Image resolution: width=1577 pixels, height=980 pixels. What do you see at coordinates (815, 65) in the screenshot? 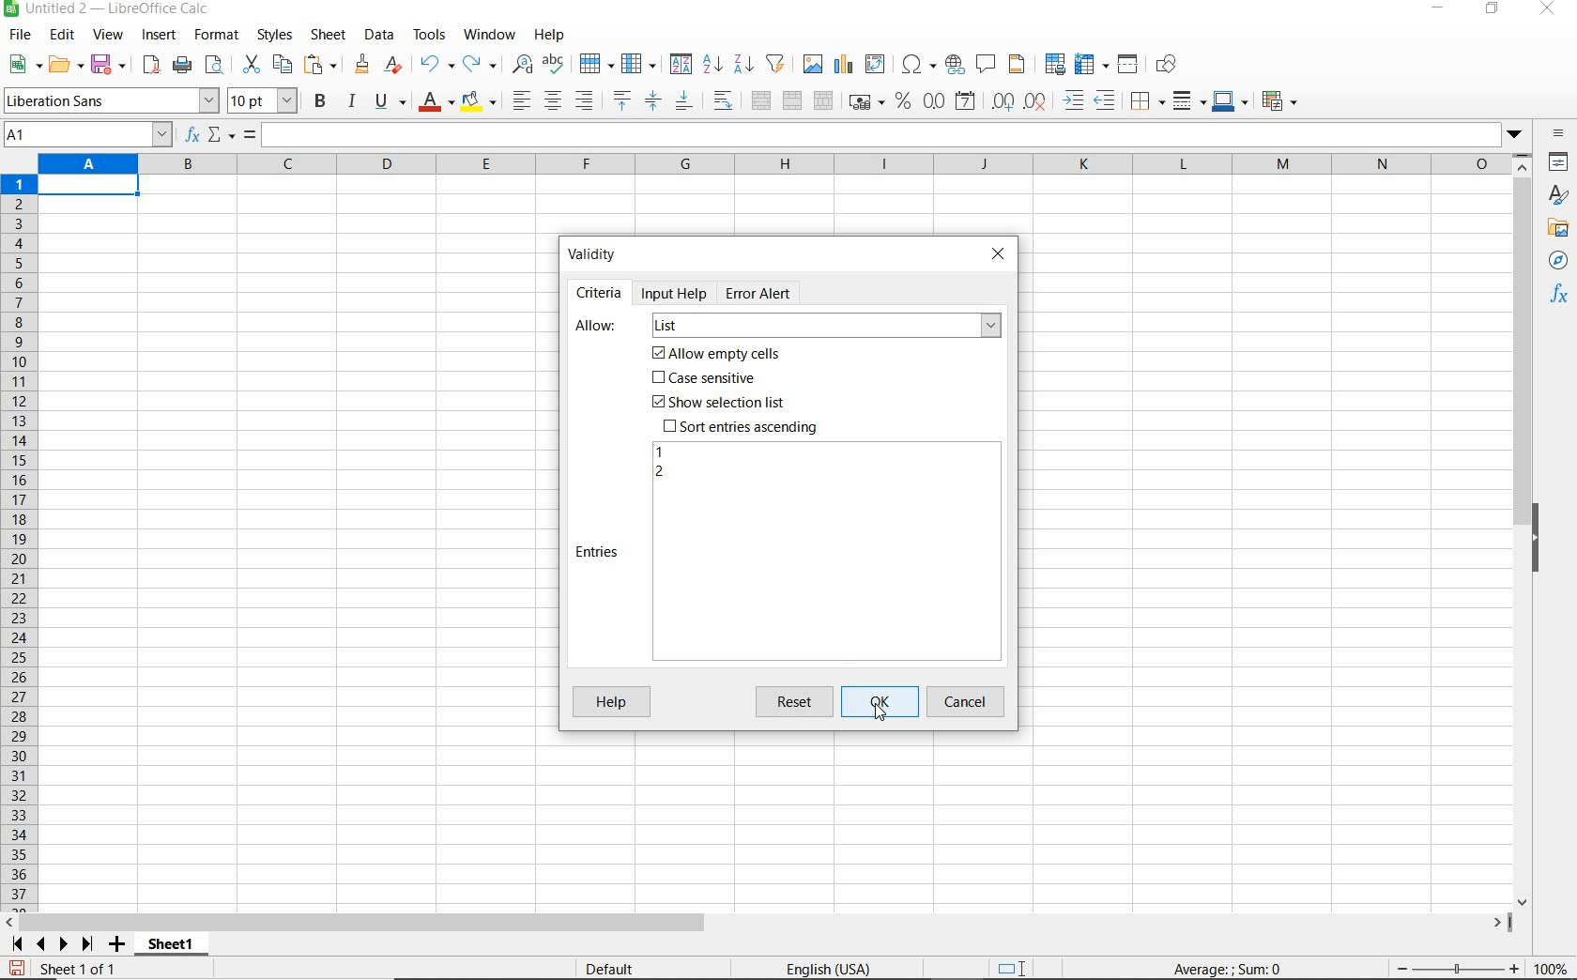
I see `insert image` at bounding box center [815, 65].